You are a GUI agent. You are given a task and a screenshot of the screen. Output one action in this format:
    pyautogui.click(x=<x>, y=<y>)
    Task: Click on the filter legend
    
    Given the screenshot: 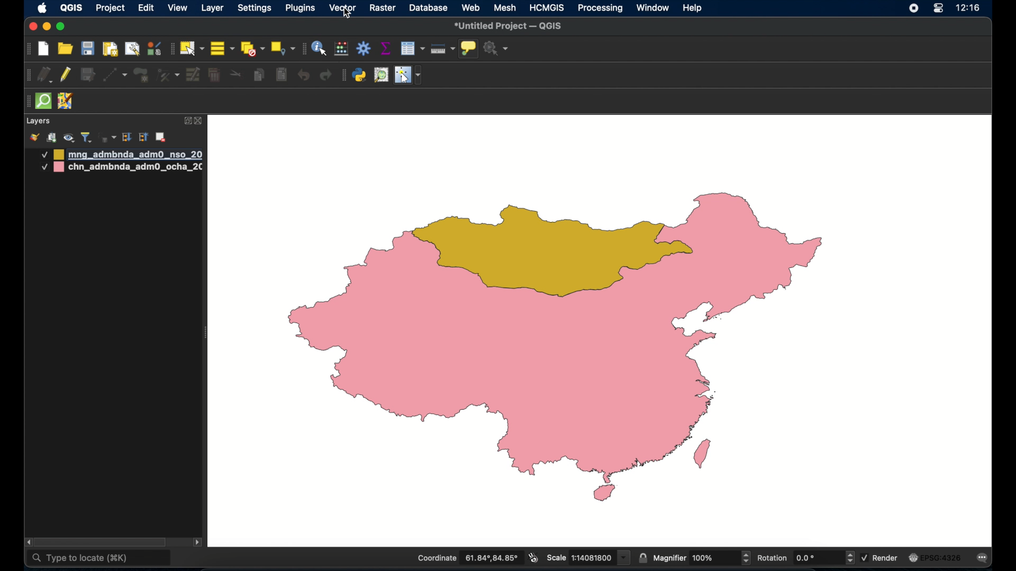 What is the action you would take?
    pyautogui.click(x=86, y=137)
    